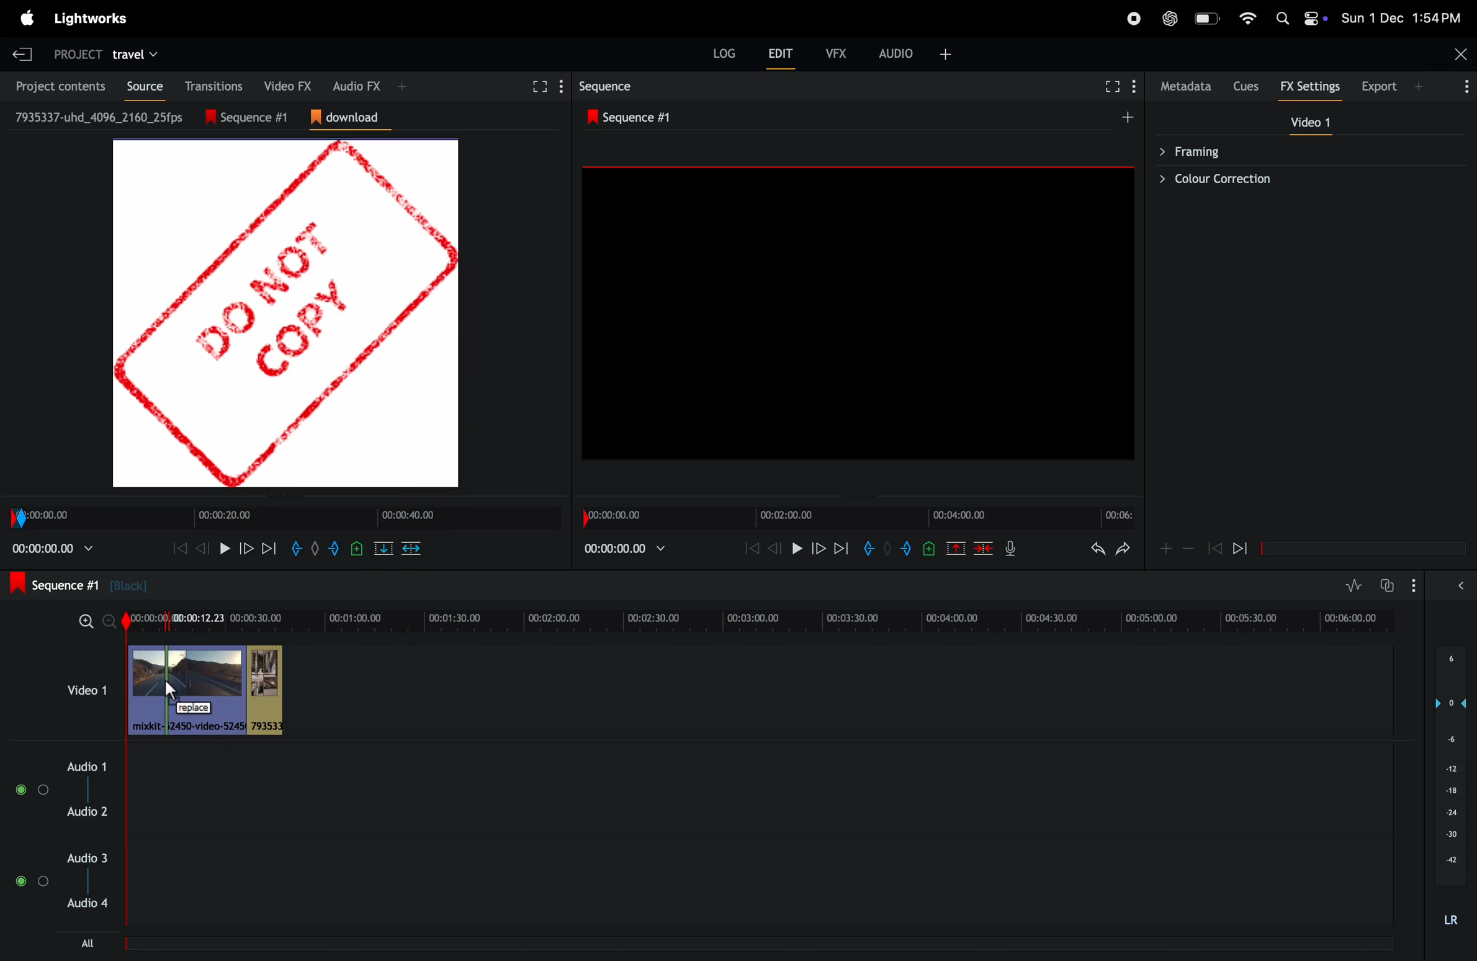  What do you see at coordinates (858, 518) in the screenshot?
I see `time frame` at bounding box center [858, 518].